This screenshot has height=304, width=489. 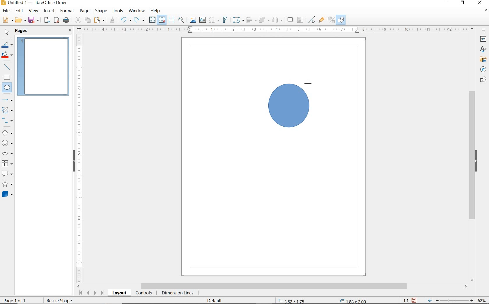 I want to click on SYMBOL SHAPES, so click(x=8, y=143).